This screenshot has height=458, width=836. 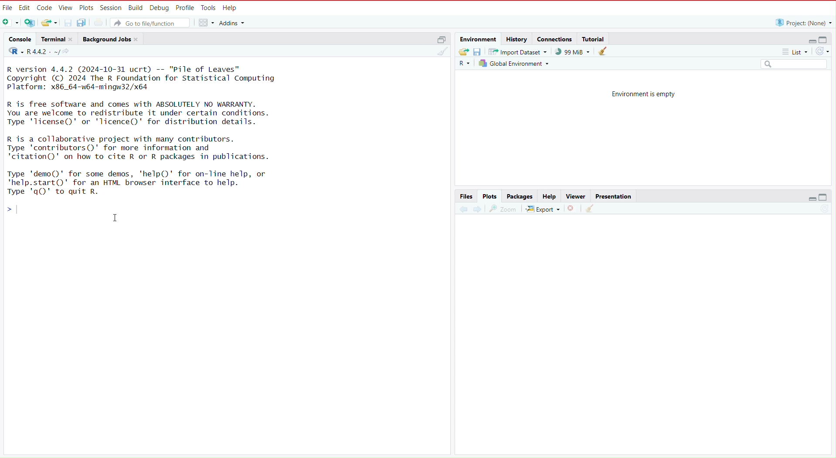 What do you see at coordinates (554, 38) in the screenshot?
I see `connections` at bounding box center [554, 38].